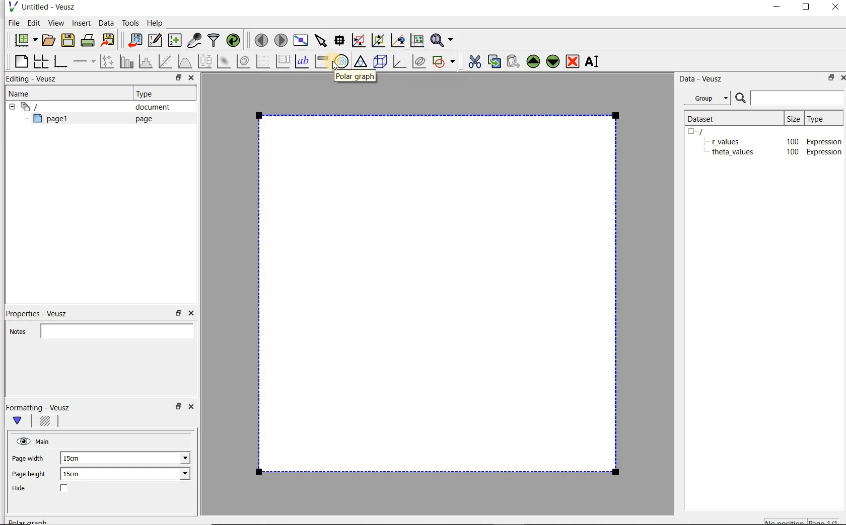 The height and width of the screenshot is (525, 846). I want to click on Paste widget from the clipboard, so click(515, 61).